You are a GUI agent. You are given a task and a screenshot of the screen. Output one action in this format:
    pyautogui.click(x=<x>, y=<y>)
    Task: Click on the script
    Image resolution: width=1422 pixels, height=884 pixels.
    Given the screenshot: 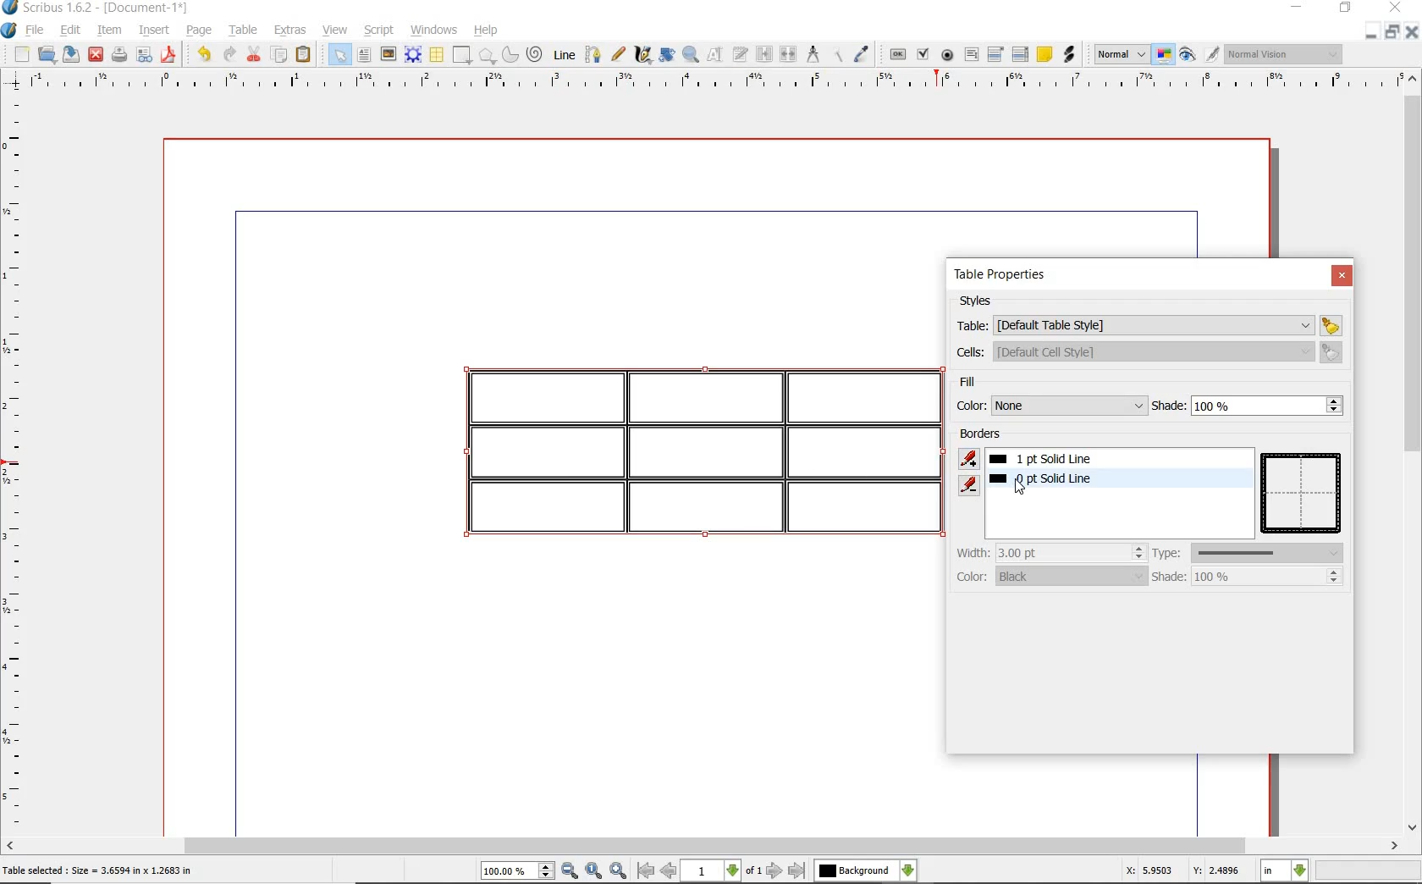 What is the action you would take?
    pyautogui.click(x=380, y=31)
    